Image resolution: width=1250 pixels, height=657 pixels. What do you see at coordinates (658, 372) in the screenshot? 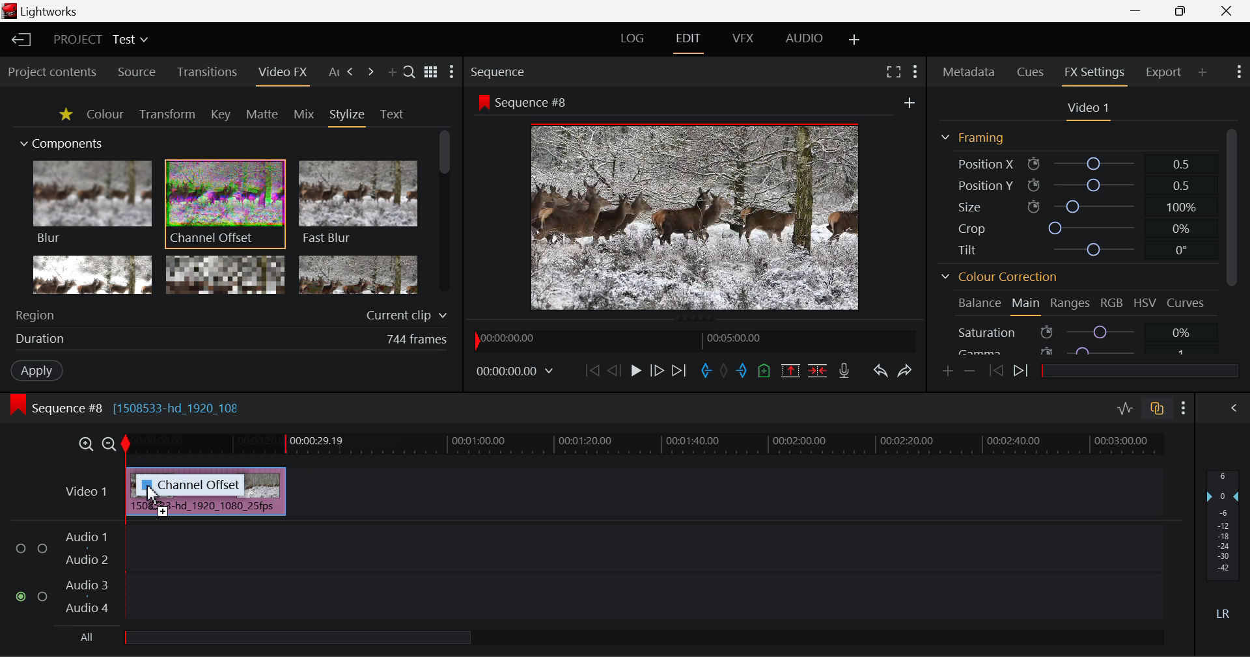
I see `Go Forward` at bounding box center [658, 372].